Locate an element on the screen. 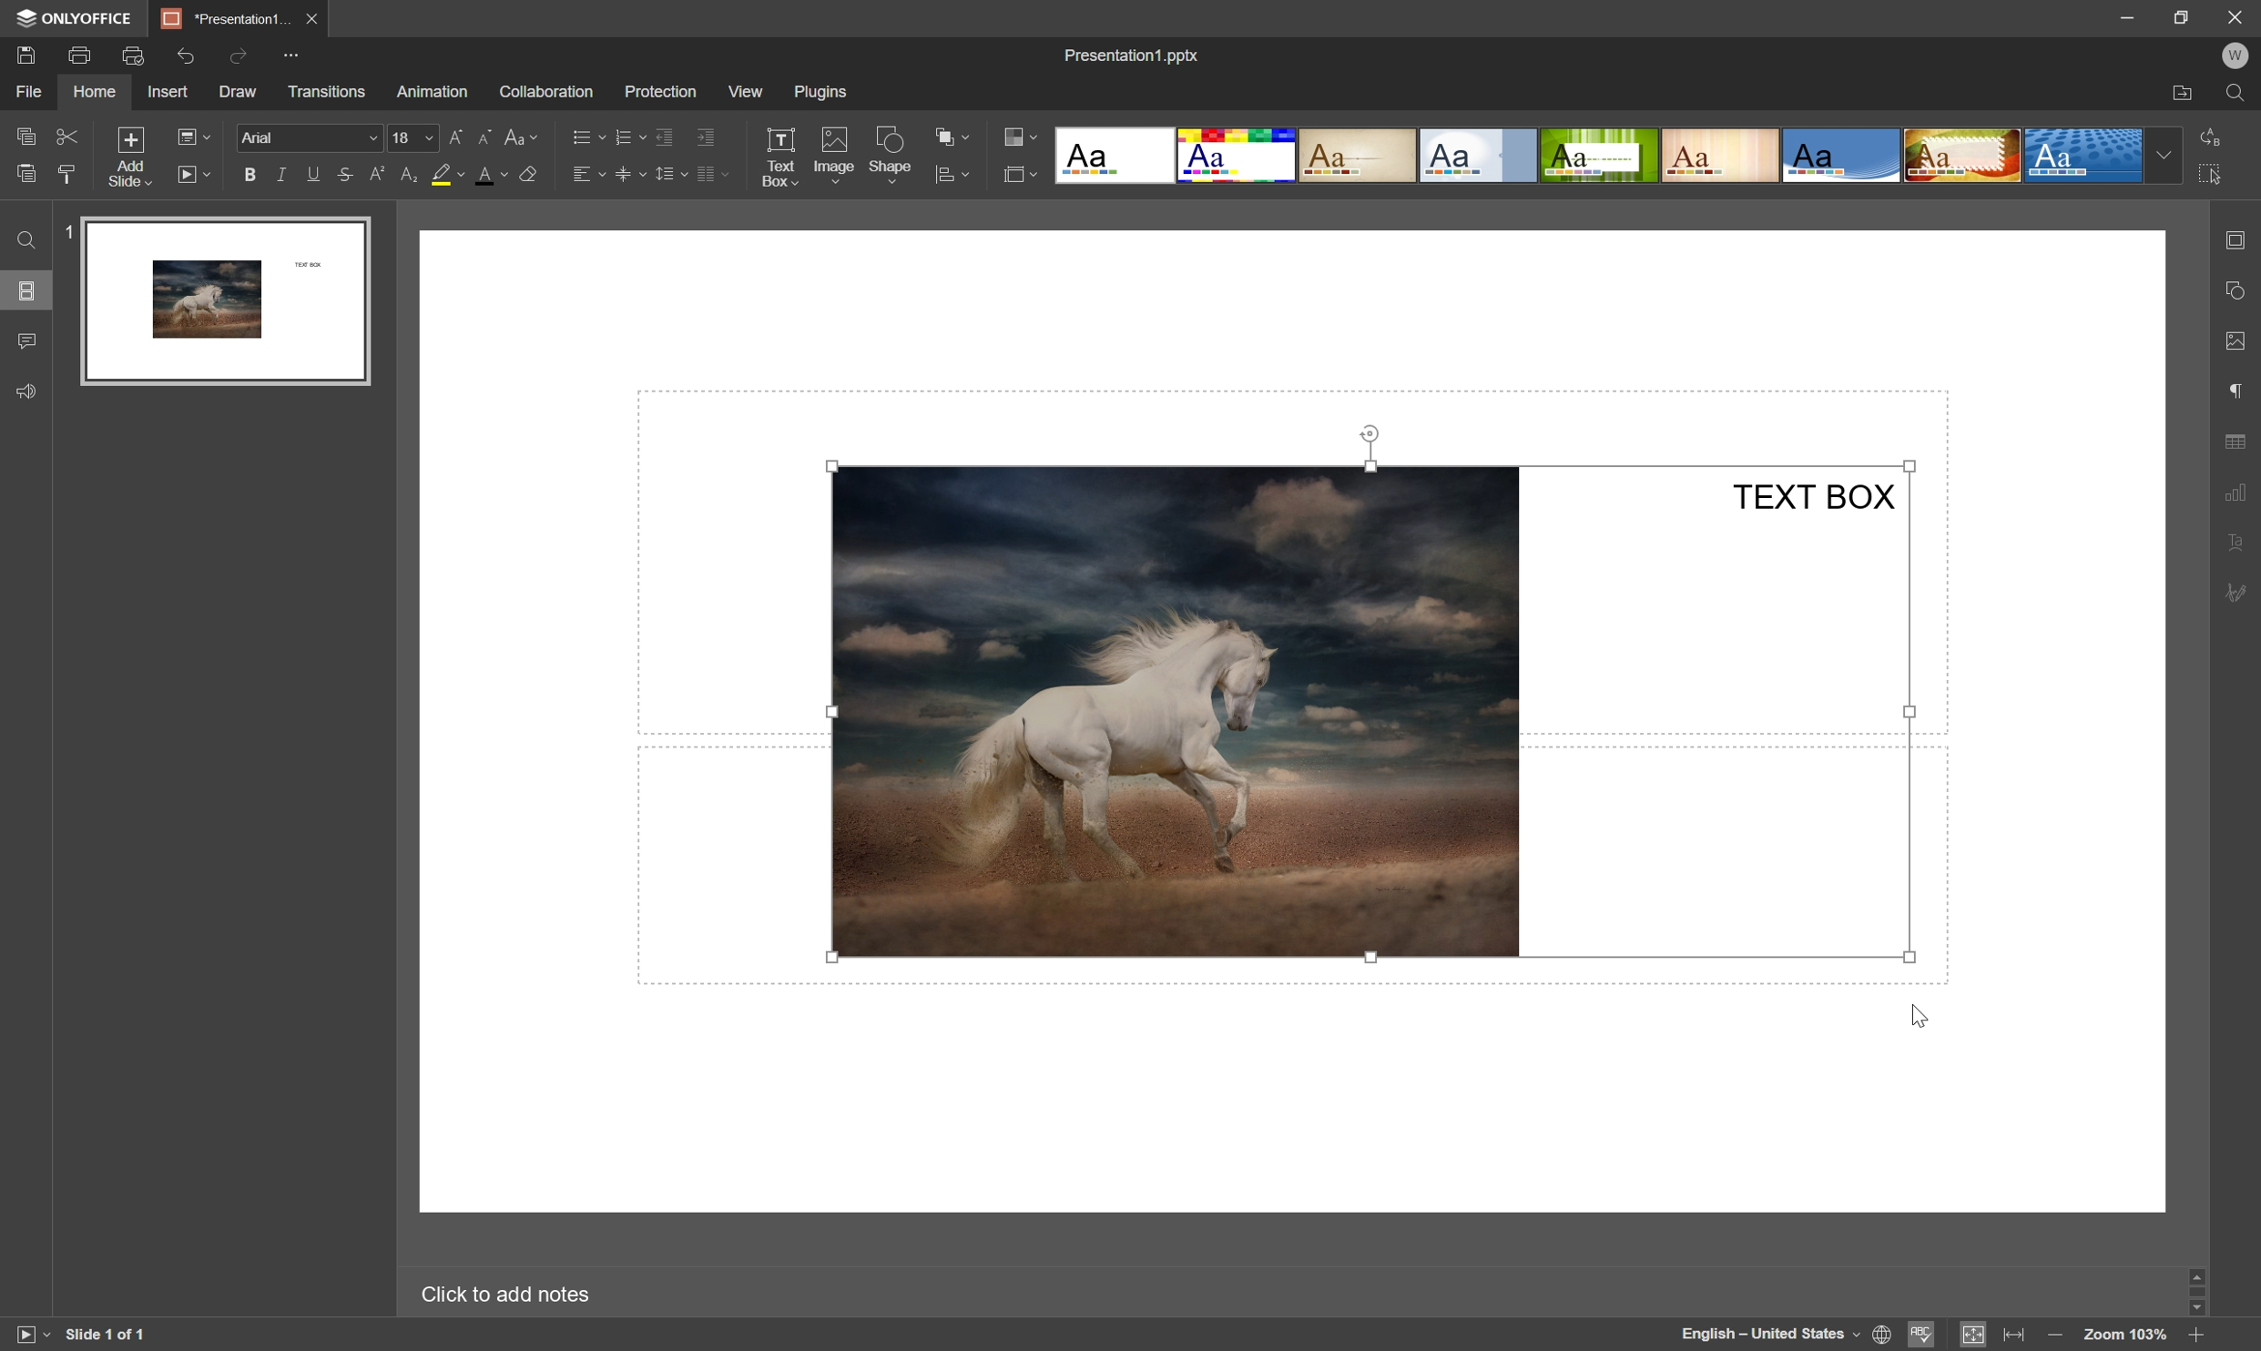 This screenshot has height=1351, width=2261. click to add notes is located at coordinates (504, 1296).